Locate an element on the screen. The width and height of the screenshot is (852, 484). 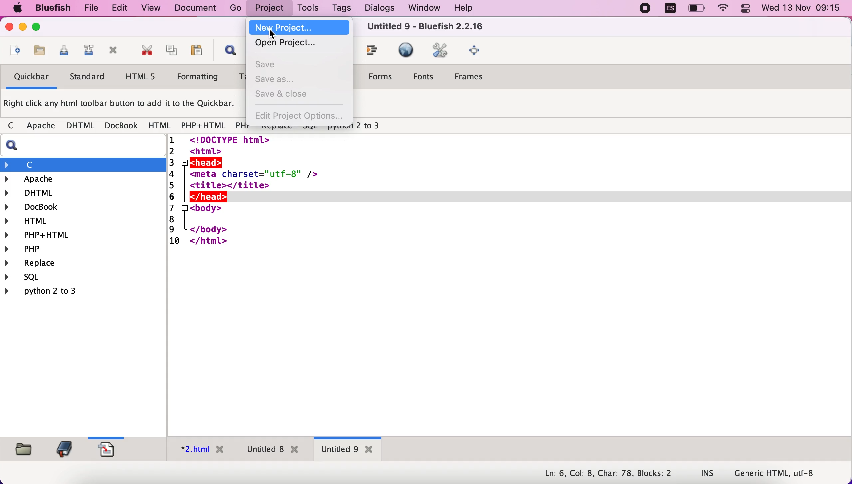
go is located at coordinates (236, 8).